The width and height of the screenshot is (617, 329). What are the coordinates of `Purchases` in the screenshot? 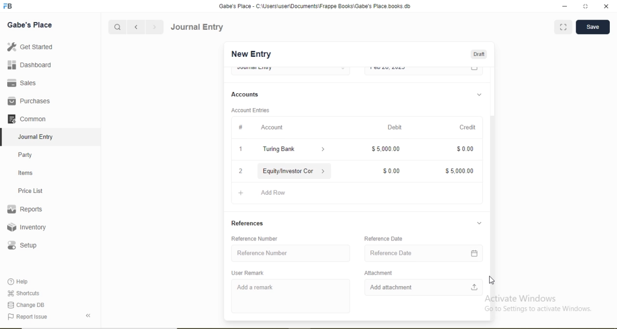 It's located at (28, 101).